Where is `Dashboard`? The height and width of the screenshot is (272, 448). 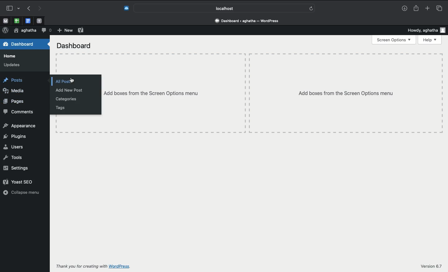 Dashboard is located at coordinates (22, 45).